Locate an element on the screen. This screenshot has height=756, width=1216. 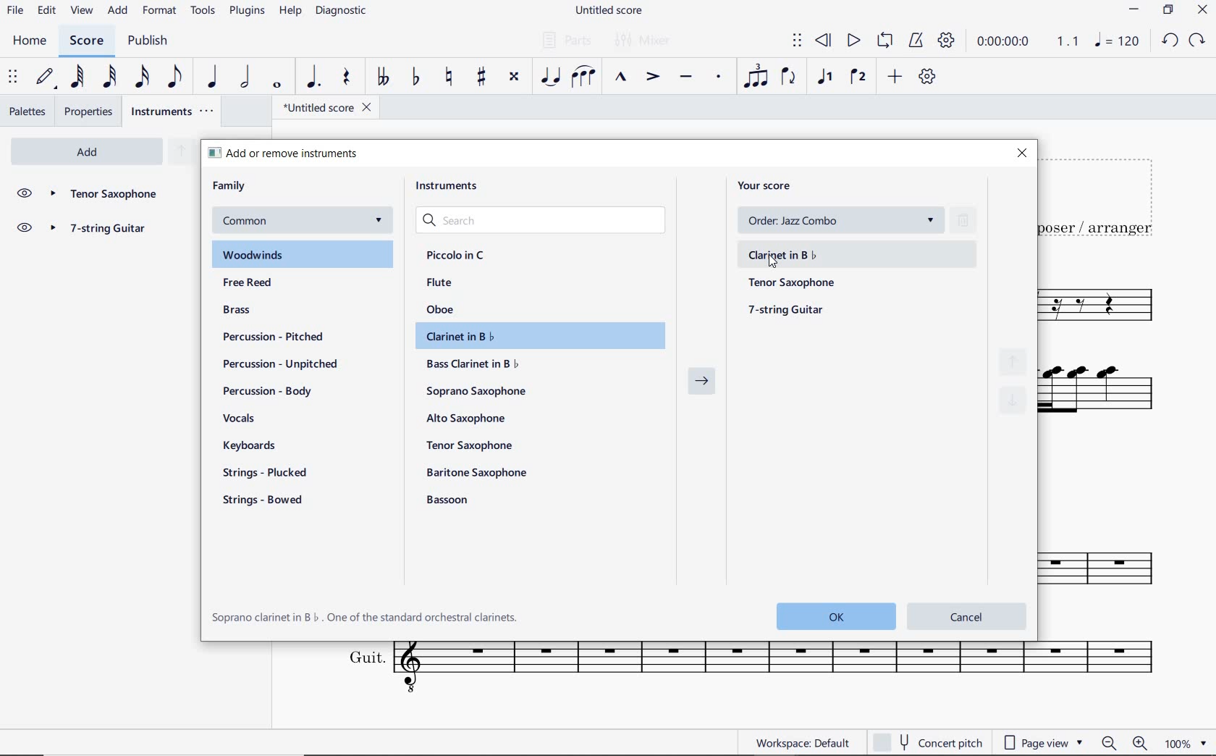
piccolo in c is located at coordinates (457, 256).